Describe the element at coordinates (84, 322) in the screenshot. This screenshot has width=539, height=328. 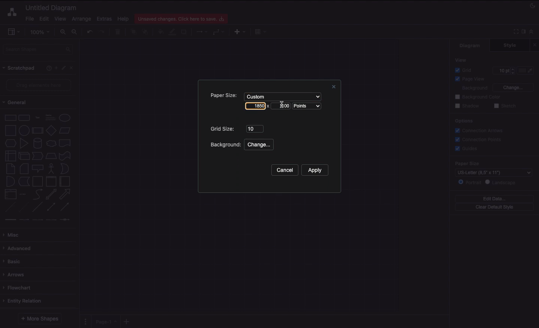
I see `Pages` at that location.